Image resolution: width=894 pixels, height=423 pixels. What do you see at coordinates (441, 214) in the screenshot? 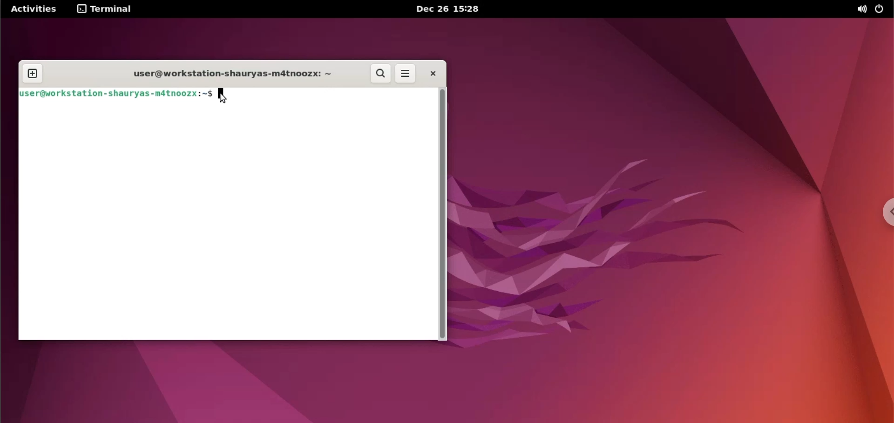
I see `scrollbar` at bounding box center [441, 214].